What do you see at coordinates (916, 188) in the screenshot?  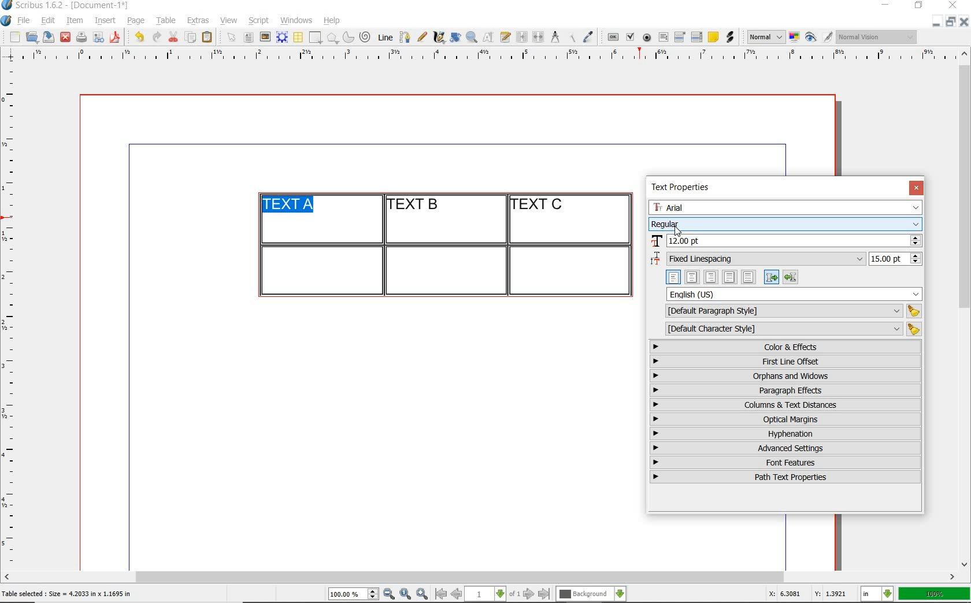 I see `close` at bounding box center [916, 188].